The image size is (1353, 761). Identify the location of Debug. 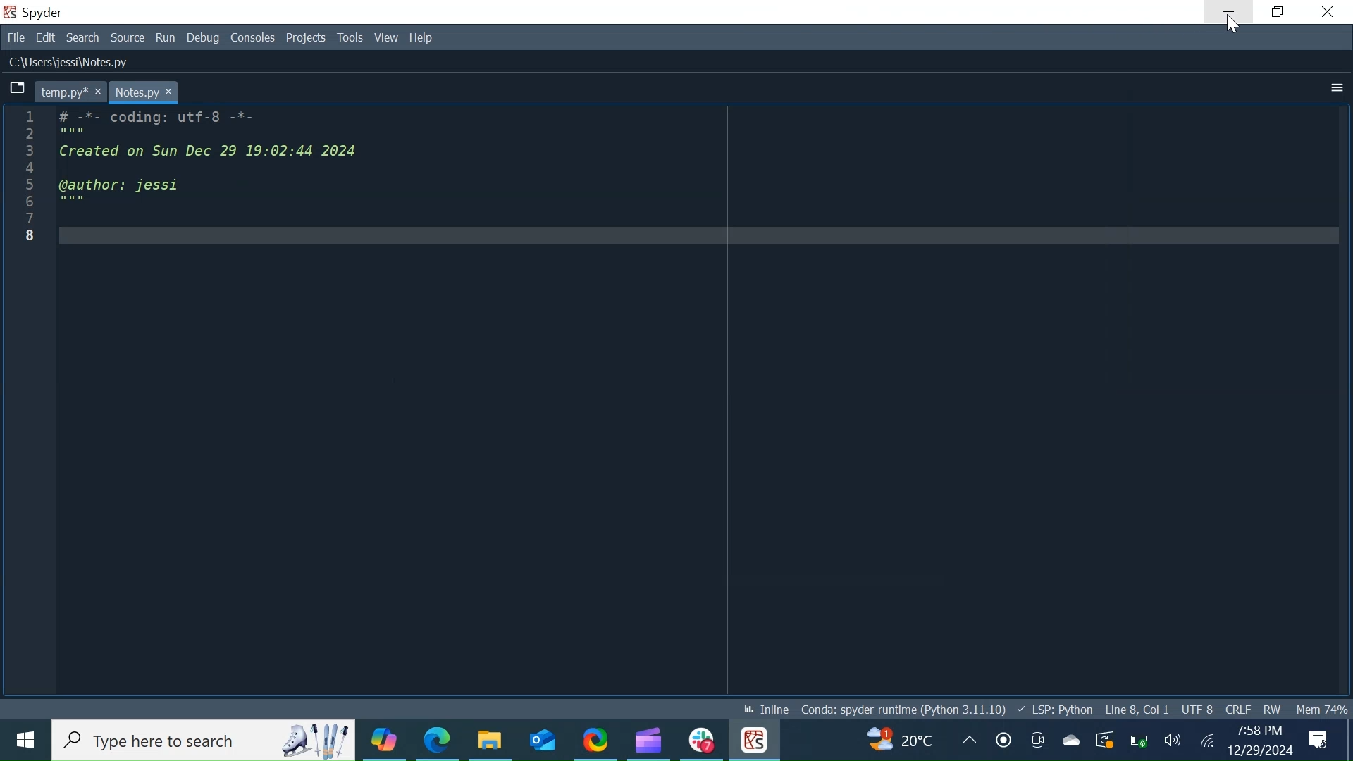
(204, 39).